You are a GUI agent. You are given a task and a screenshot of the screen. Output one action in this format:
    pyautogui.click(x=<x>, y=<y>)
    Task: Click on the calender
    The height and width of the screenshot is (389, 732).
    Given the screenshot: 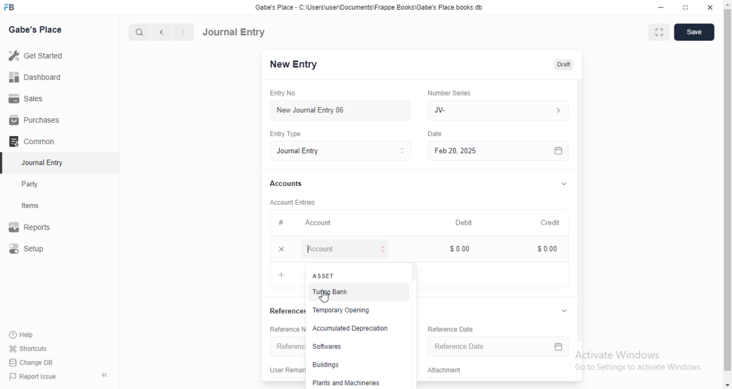 What is the action you would take?
    pyautogui.click(x=563, y=348)
    